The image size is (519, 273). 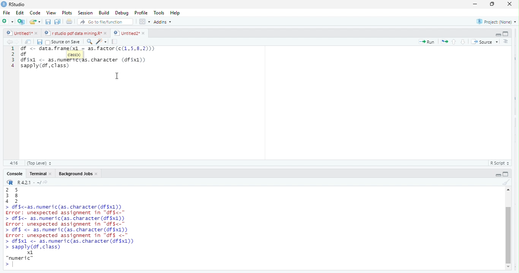 I want to click on options, so click(x=145, y=21).